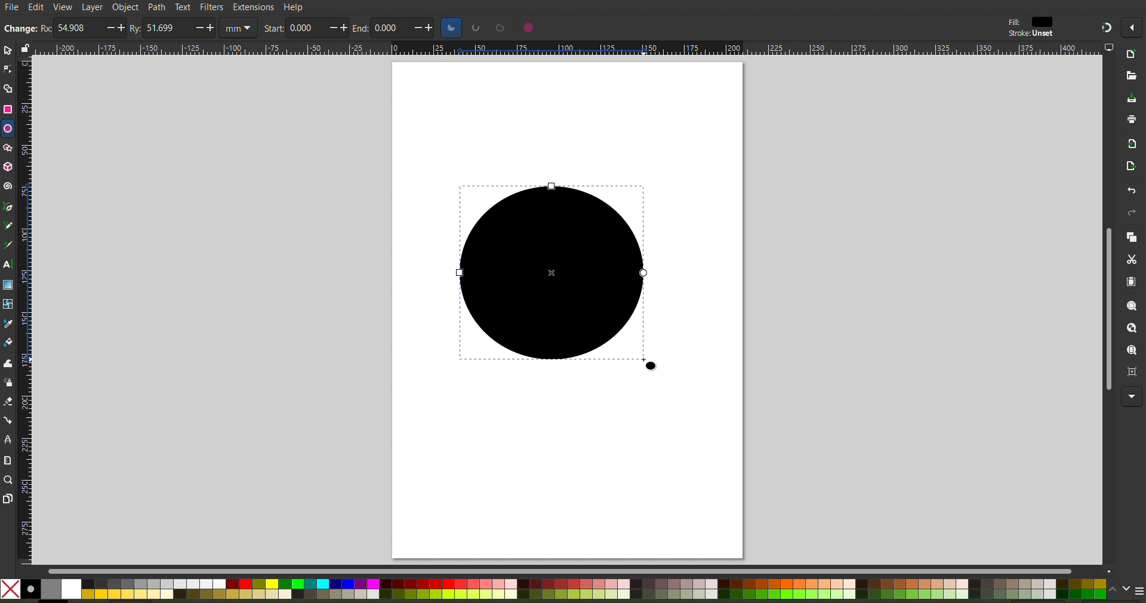 The width and height of the screenshot is (1146, 603). What do you see at coordinates (1132, 397) in the screenshot?
I see `More Options` at bounding box center [1132, 397].